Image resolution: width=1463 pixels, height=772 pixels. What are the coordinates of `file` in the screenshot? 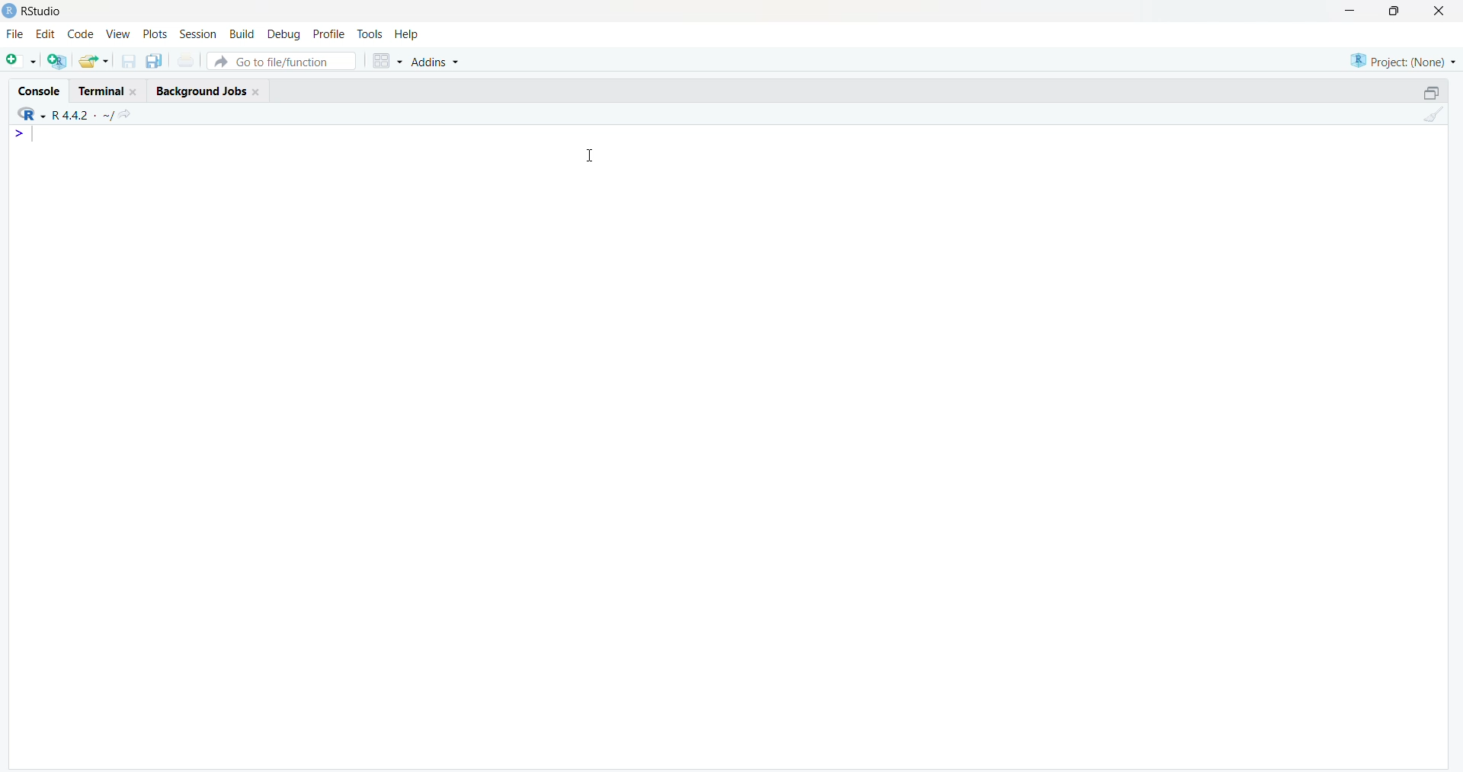 It's located at (15, 33).